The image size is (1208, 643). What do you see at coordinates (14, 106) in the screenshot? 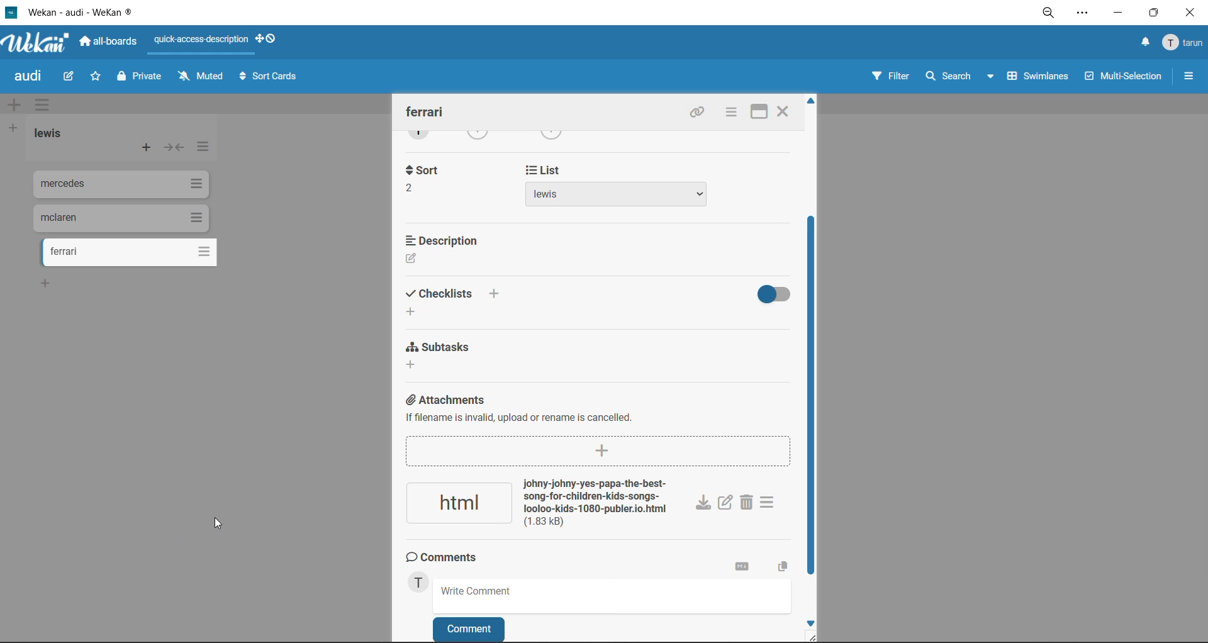
I see `add swimlane` at bounding box center [14, 106].